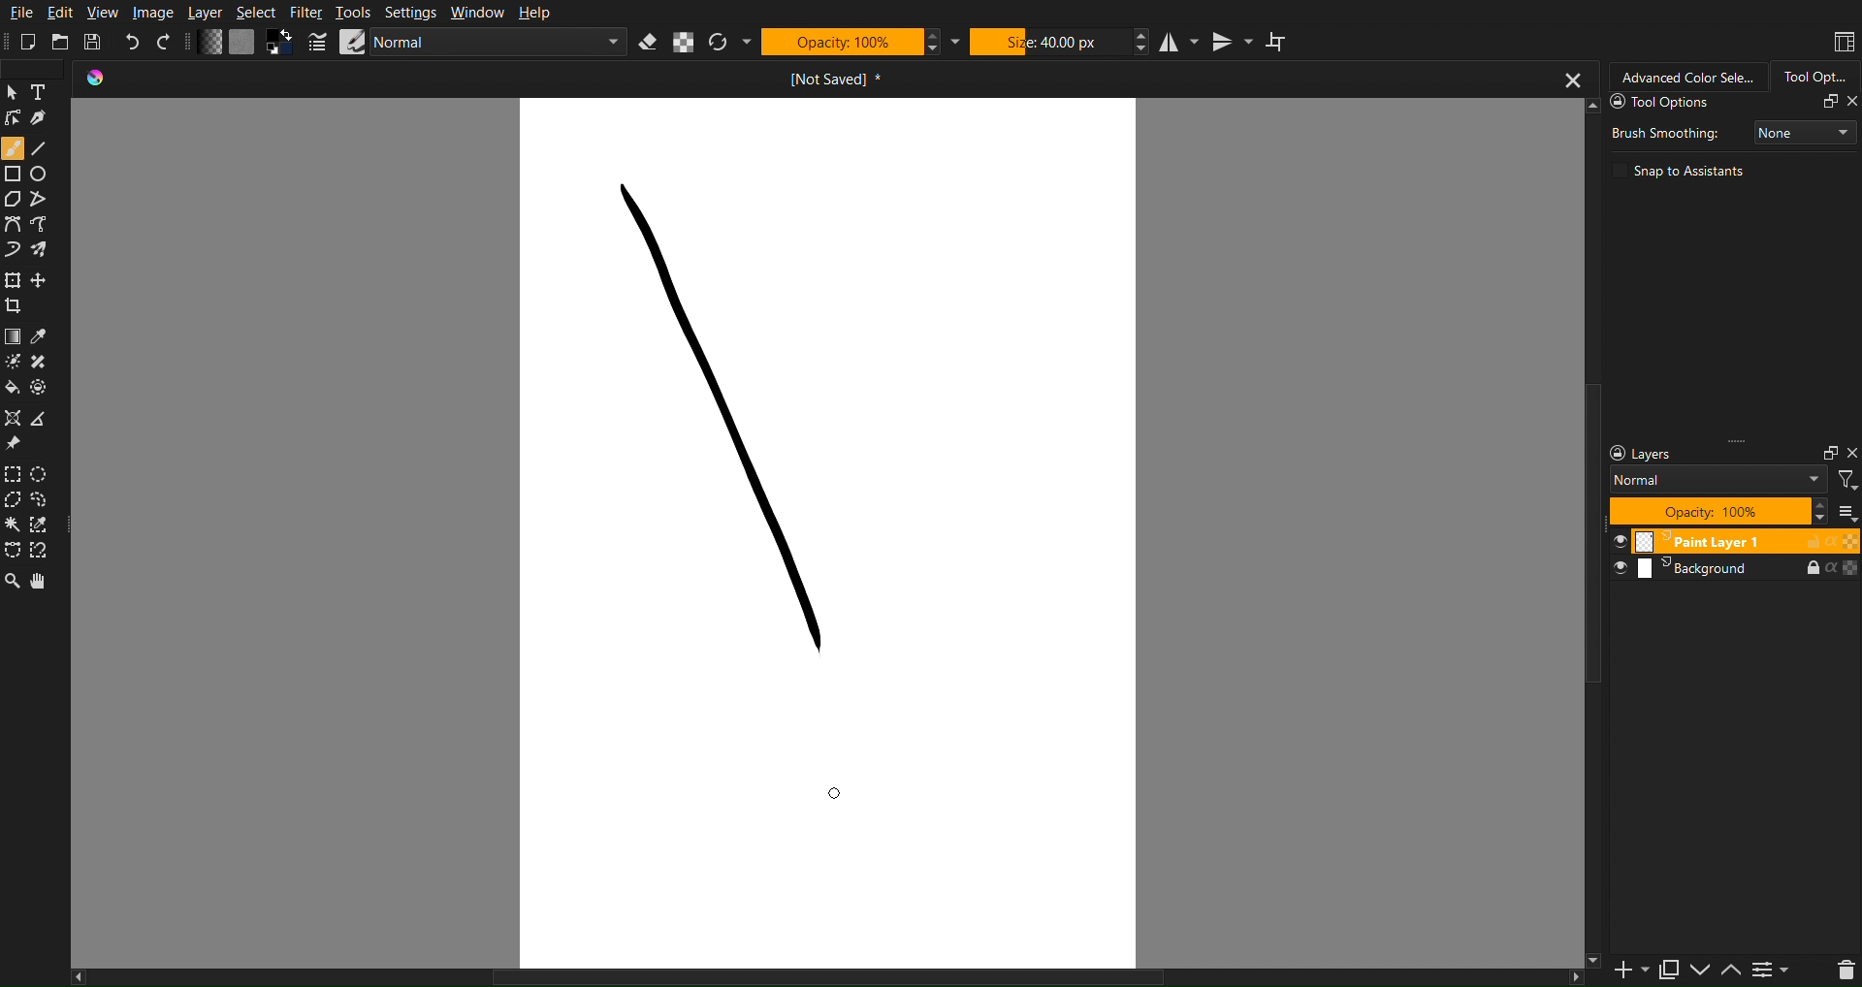 Image resolution: width=1862 pixels, height=987 pixels. I want to click on Filter, so click(1847, 481).